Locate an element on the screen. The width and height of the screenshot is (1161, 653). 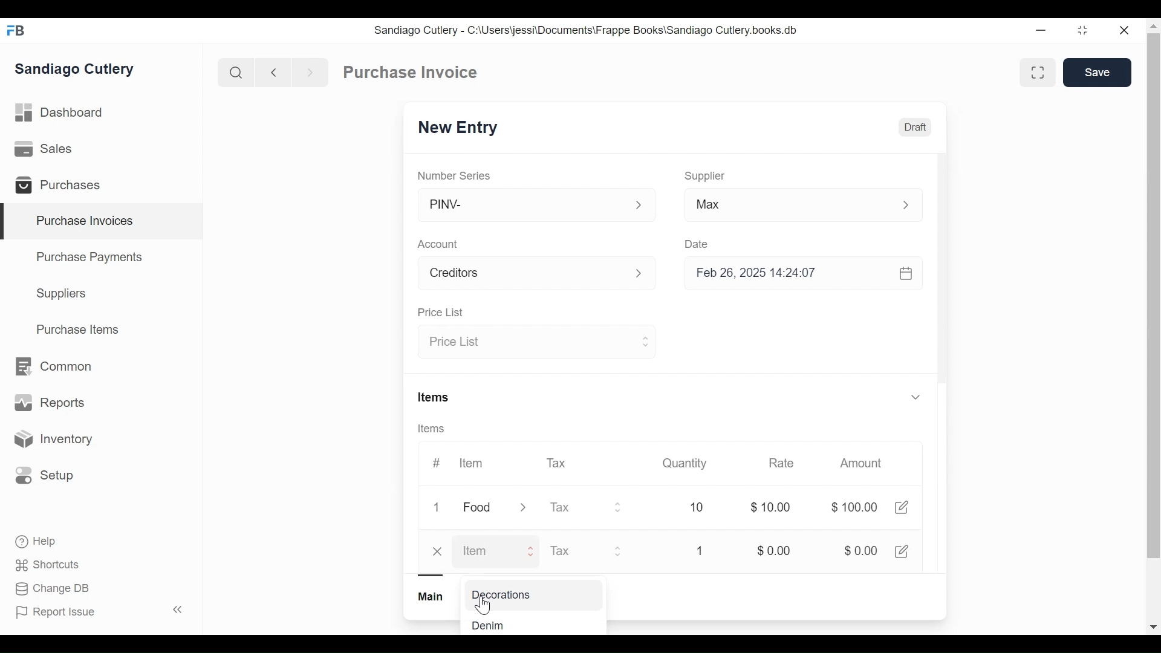
close is located at coordinates (1125, 31).